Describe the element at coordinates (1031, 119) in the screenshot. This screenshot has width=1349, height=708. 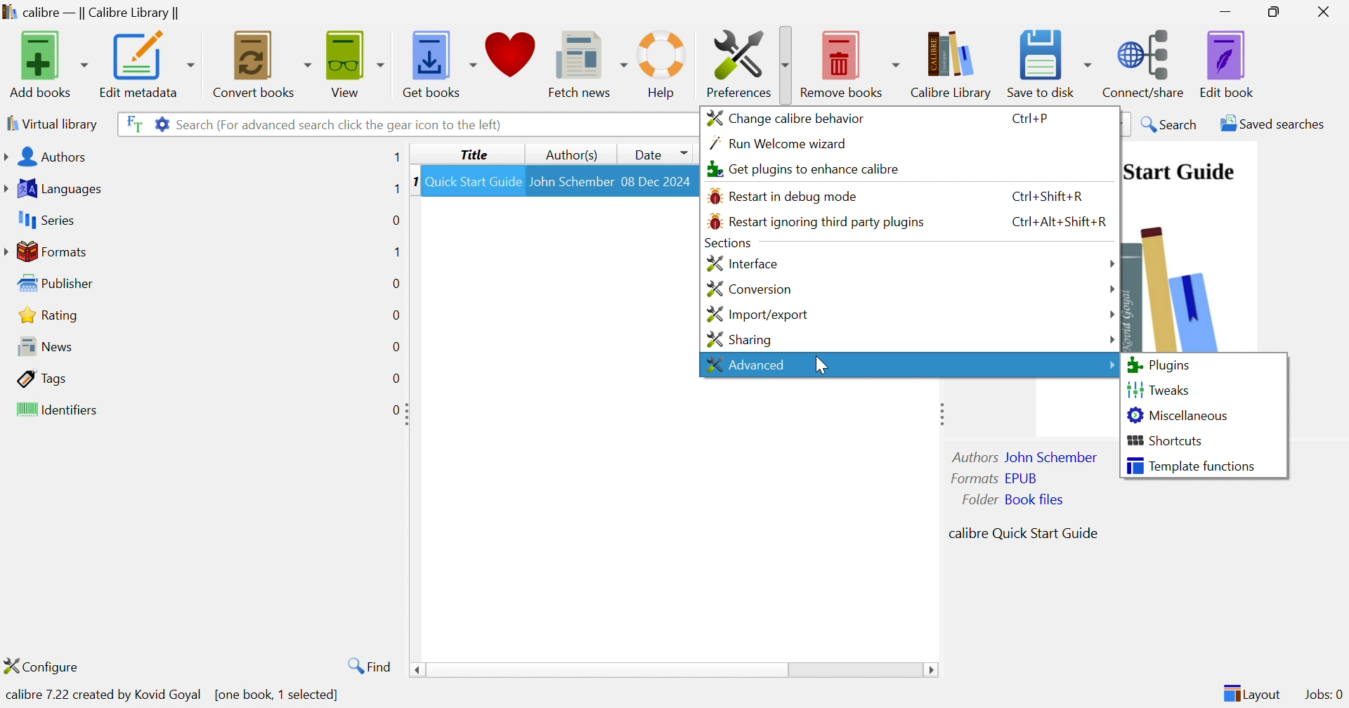
I see `Ctrl+P` at that location.